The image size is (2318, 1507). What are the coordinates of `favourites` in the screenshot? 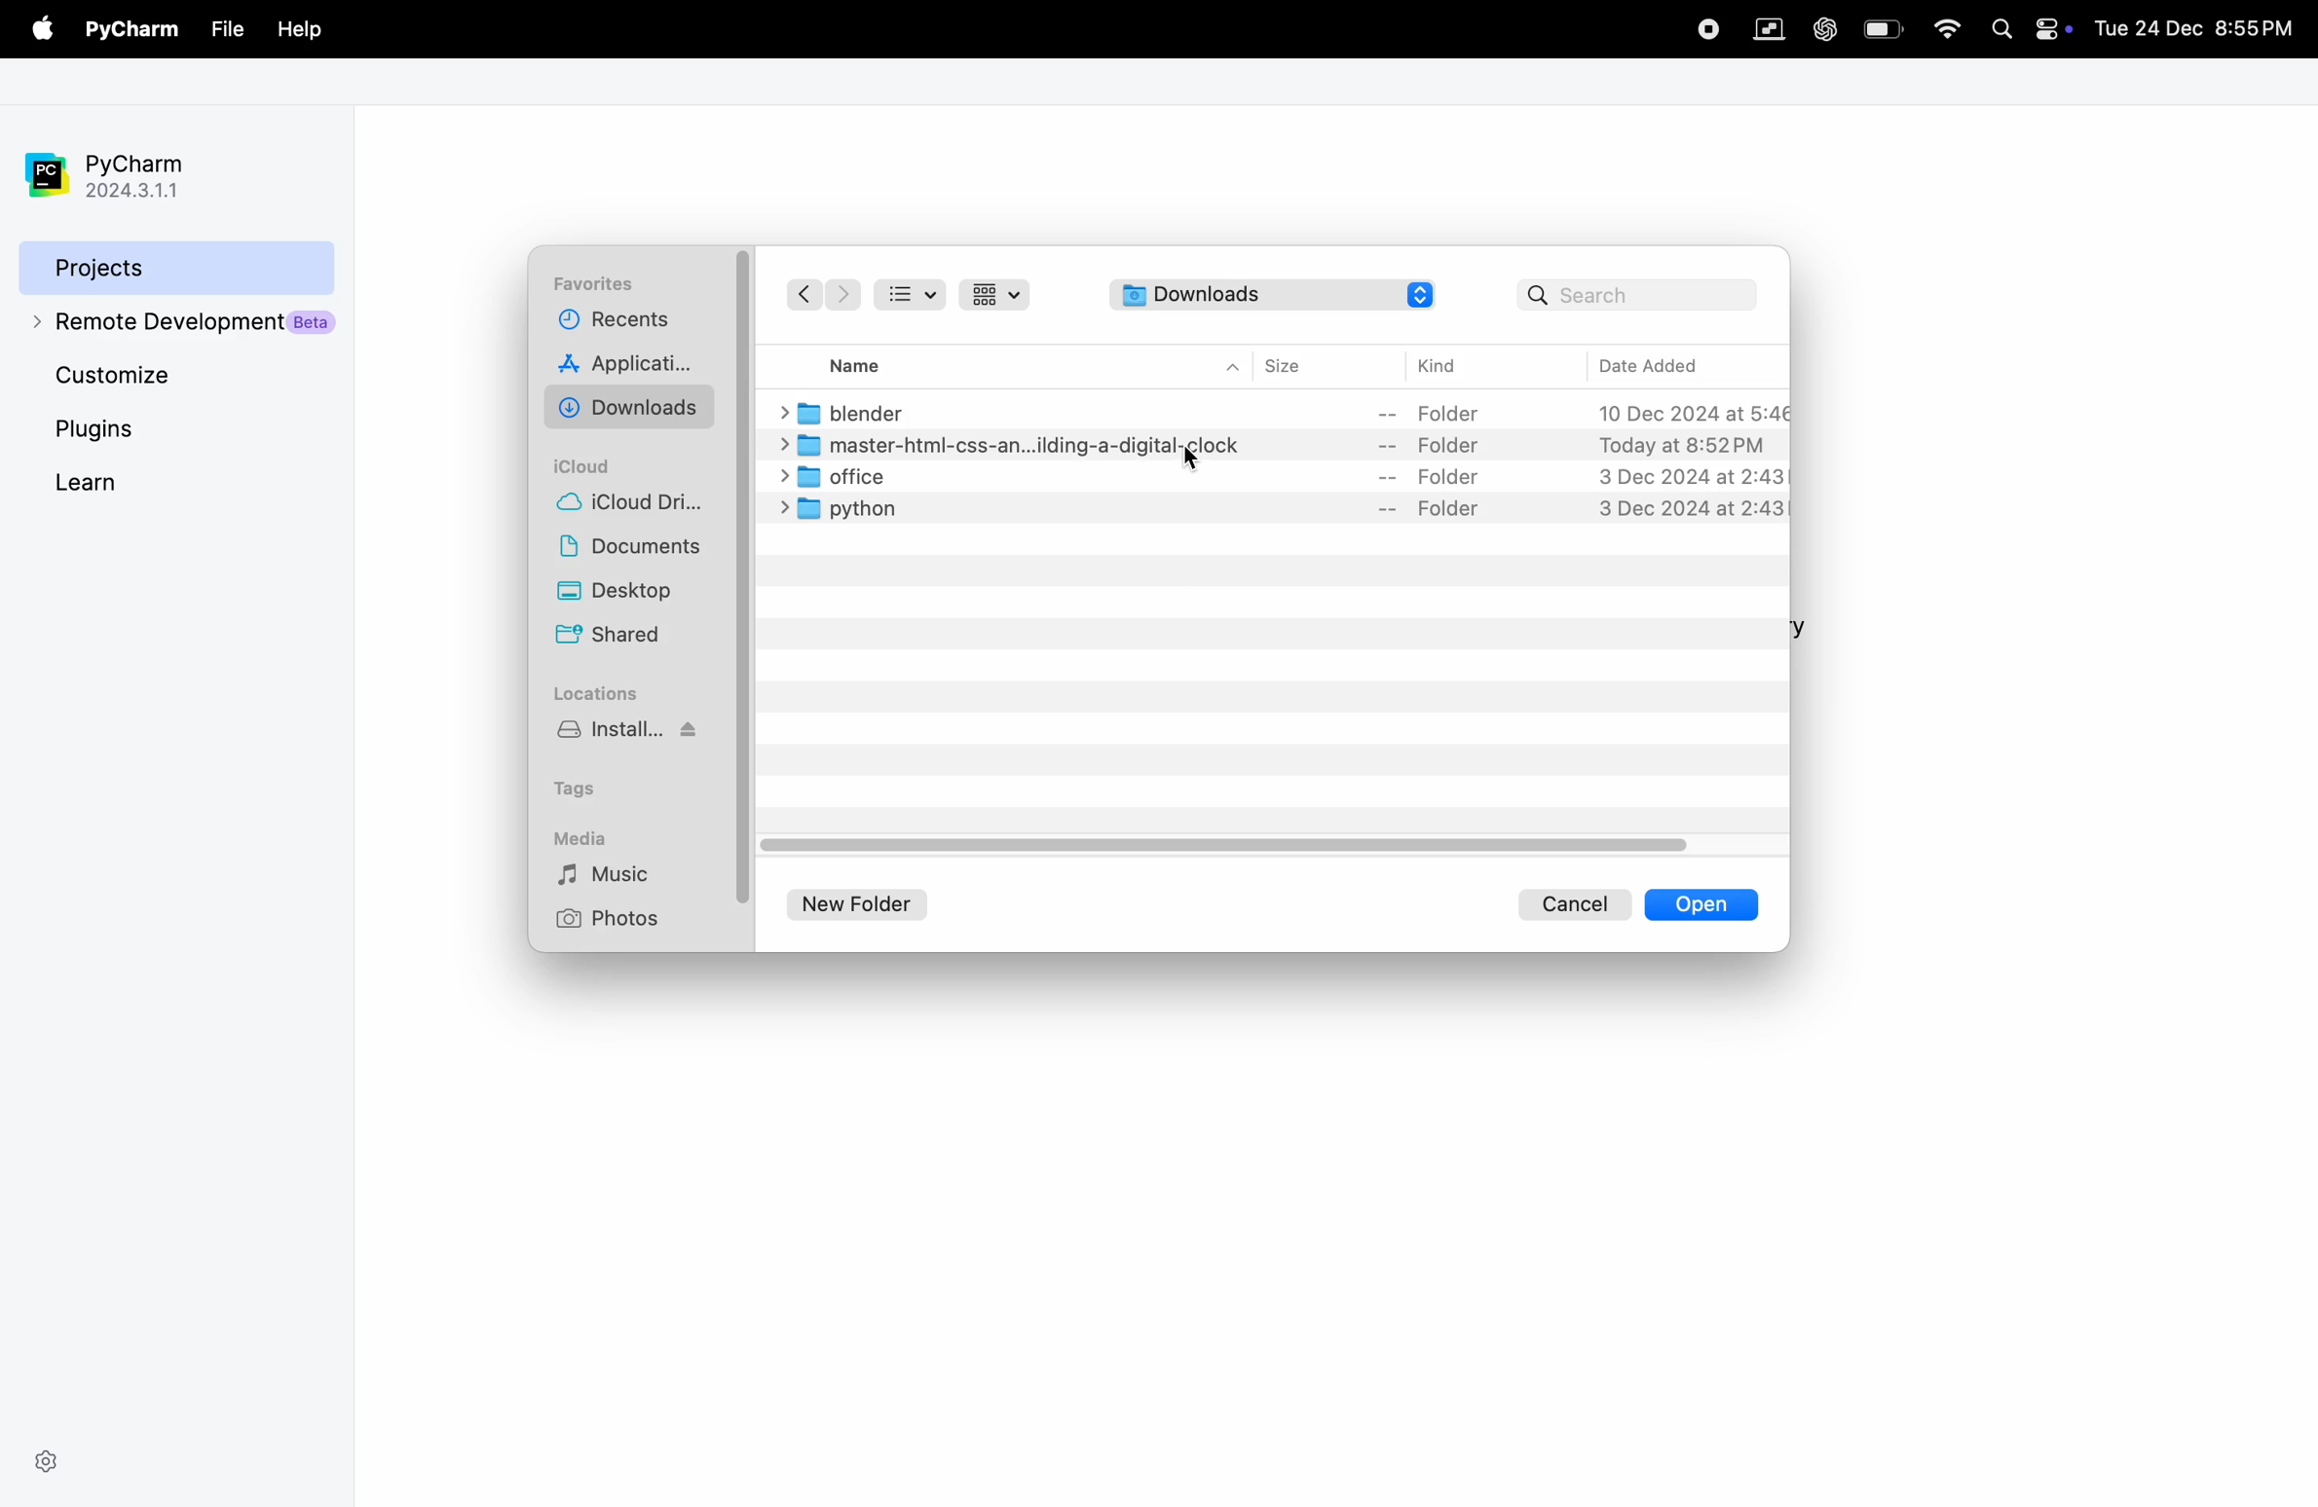 It's located at (599, 284).